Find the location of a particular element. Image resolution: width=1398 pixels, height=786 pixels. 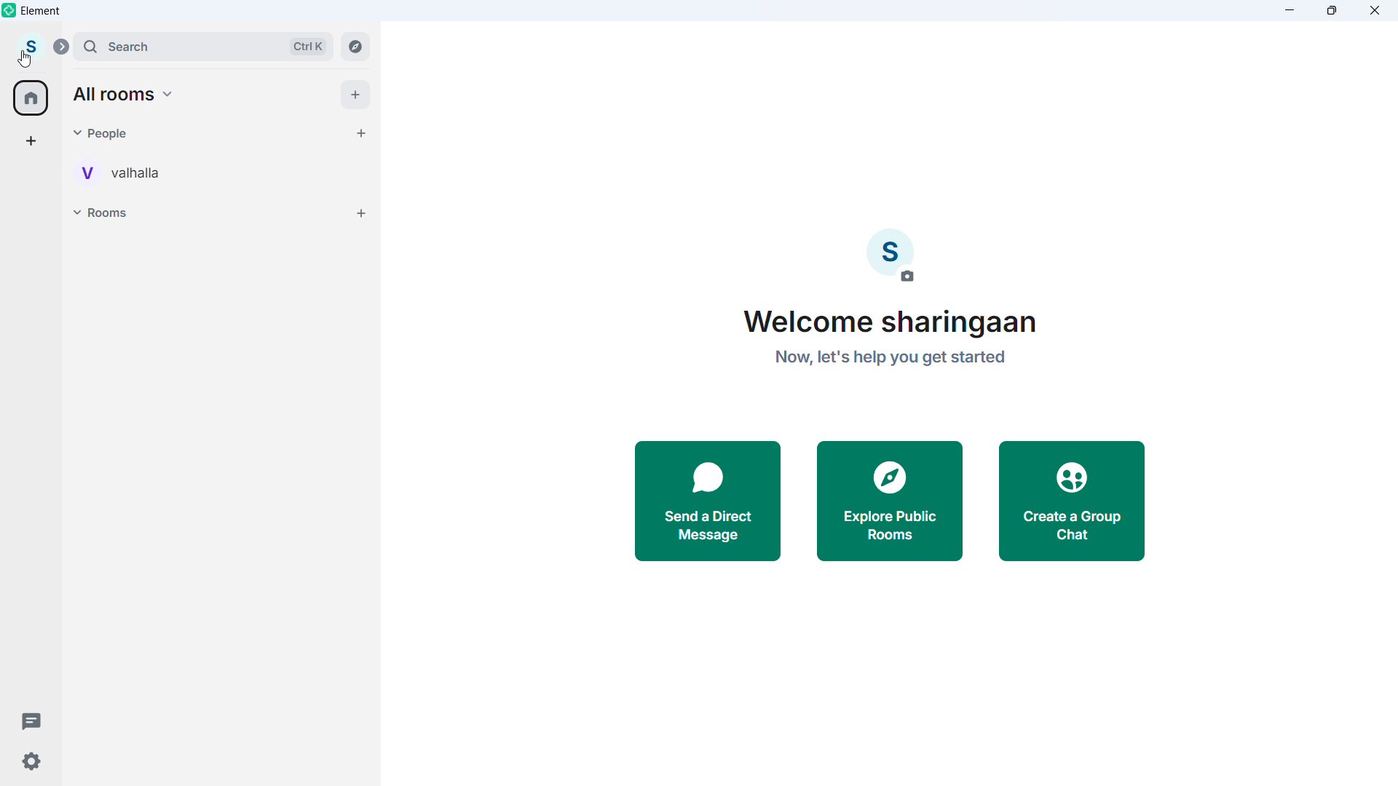

Pople is located at coordinates (104, 135).